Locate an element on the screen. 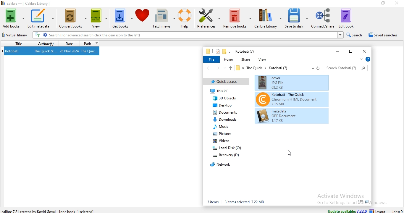  Downloads is located at coordinates (225, 119).